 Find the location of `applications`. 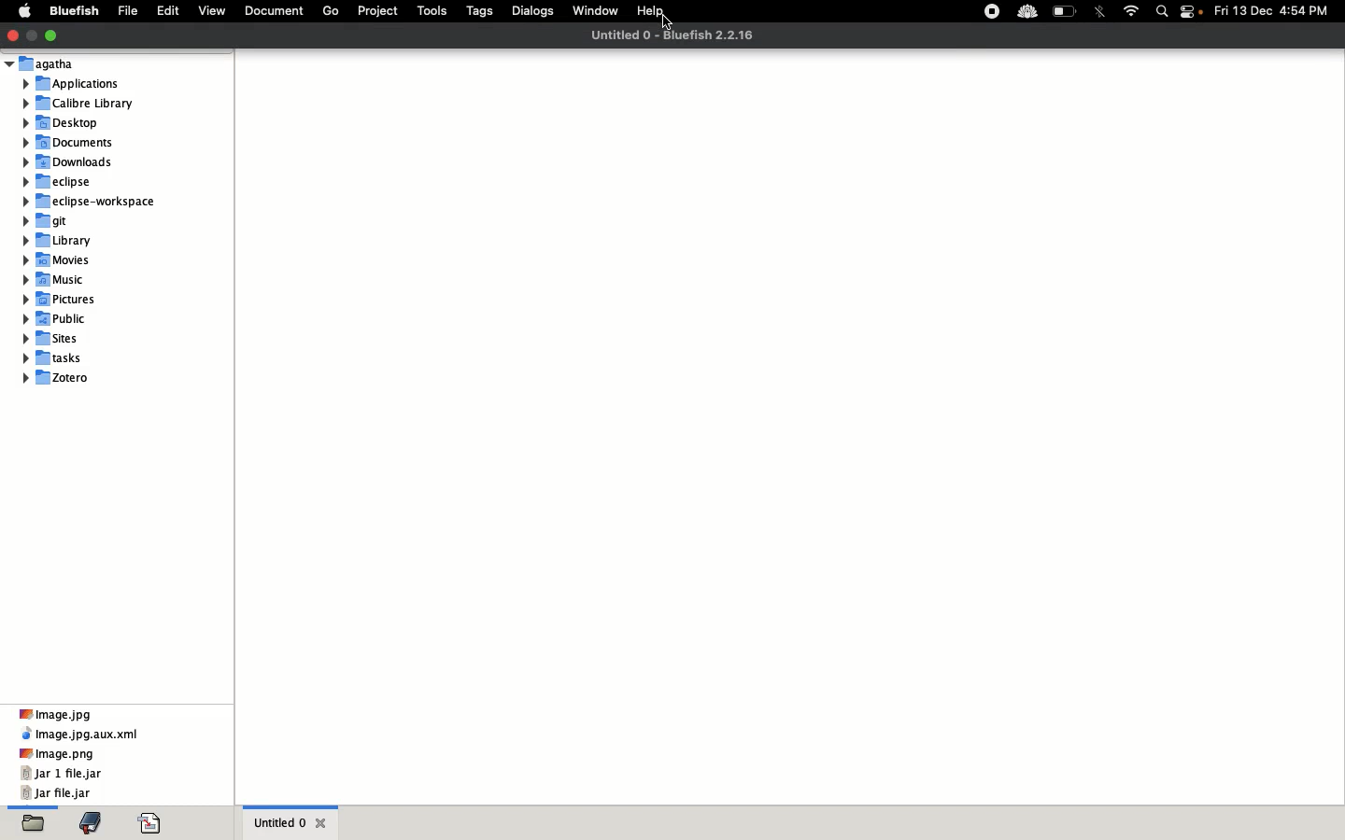

applications is located at coordinates (74, 83).